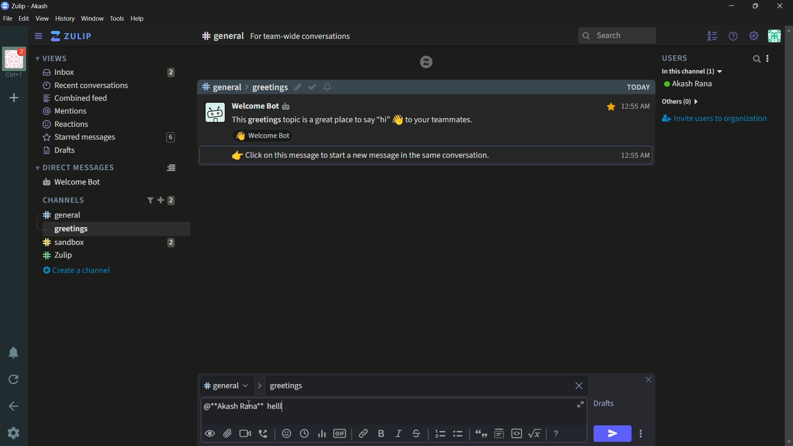  I want to click on bold, so click(382, 433).